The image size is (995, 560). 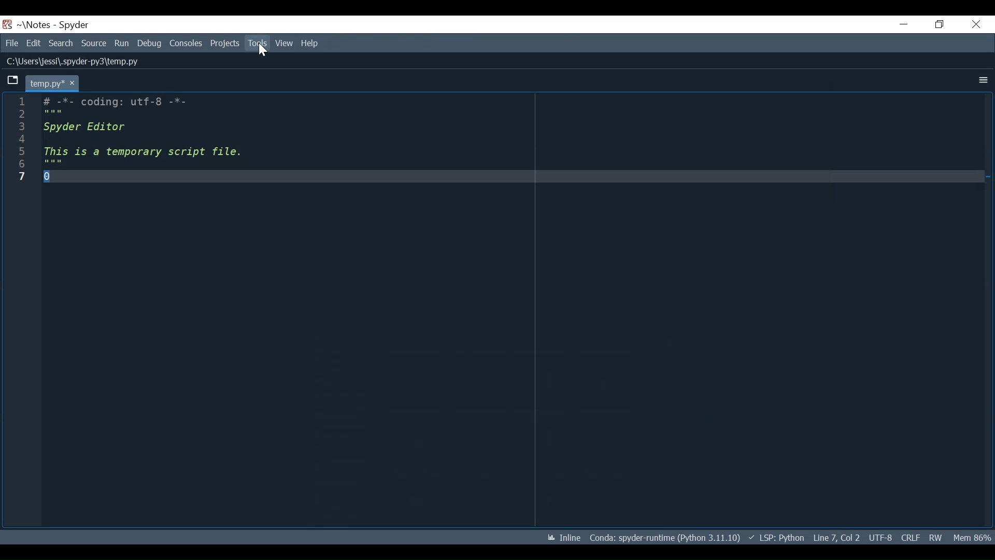 What do you see at coordinates (32, 43) in the screenshot?
I see `Edit` at bounding box center [32, 43].